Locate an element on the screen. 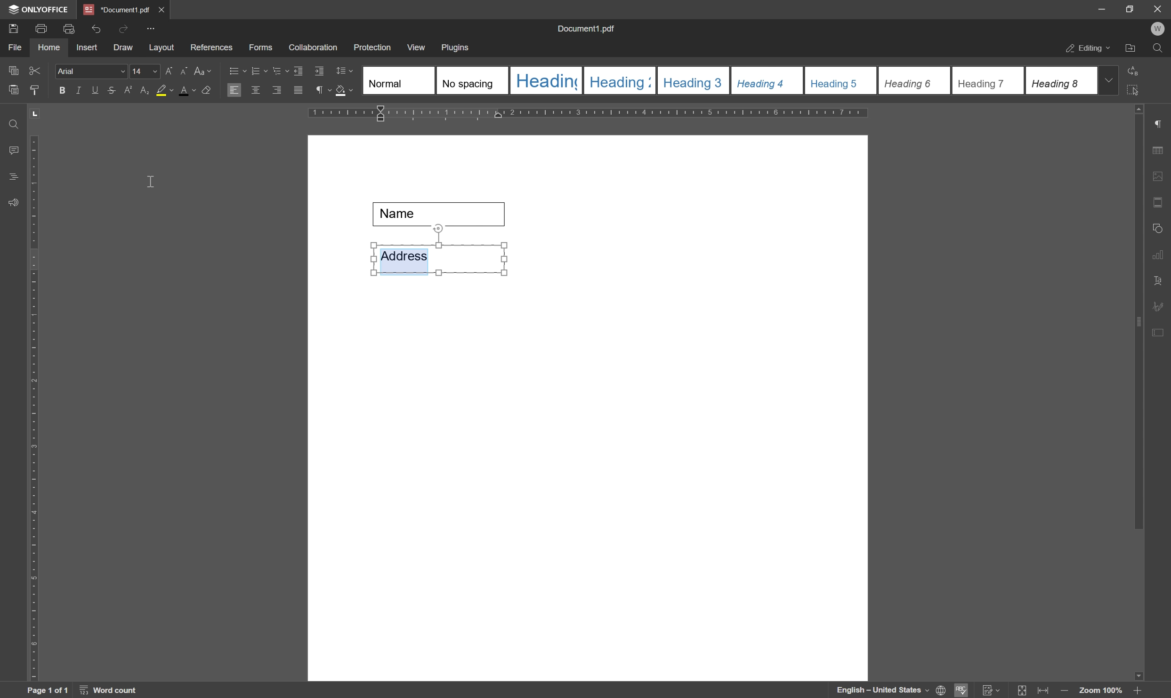 Image resolution: width=1171 pixels, height=698 pixels. table settings is located at coordinates (1161, 151).